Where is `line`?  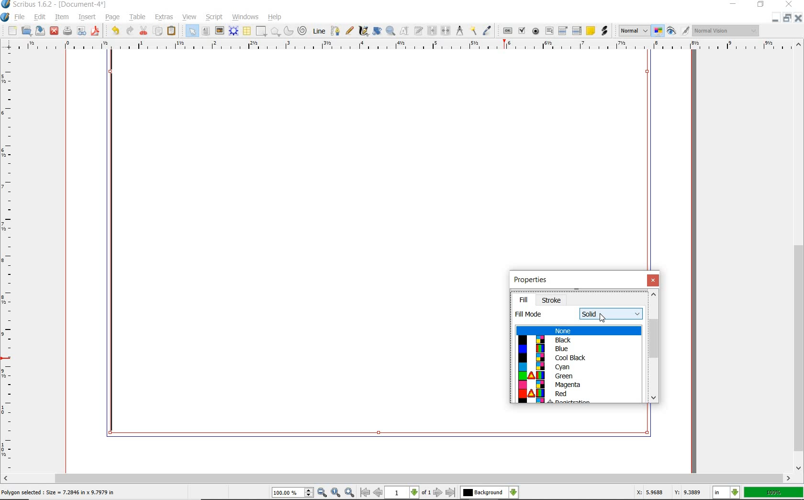 line is located at coordinates (319, 31).